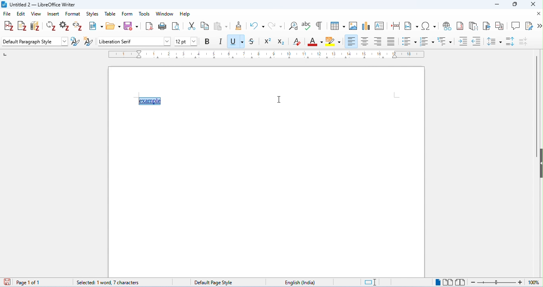  Describe the element at coordinates (257, 26) in the screenshot. I see `undo` at that location.